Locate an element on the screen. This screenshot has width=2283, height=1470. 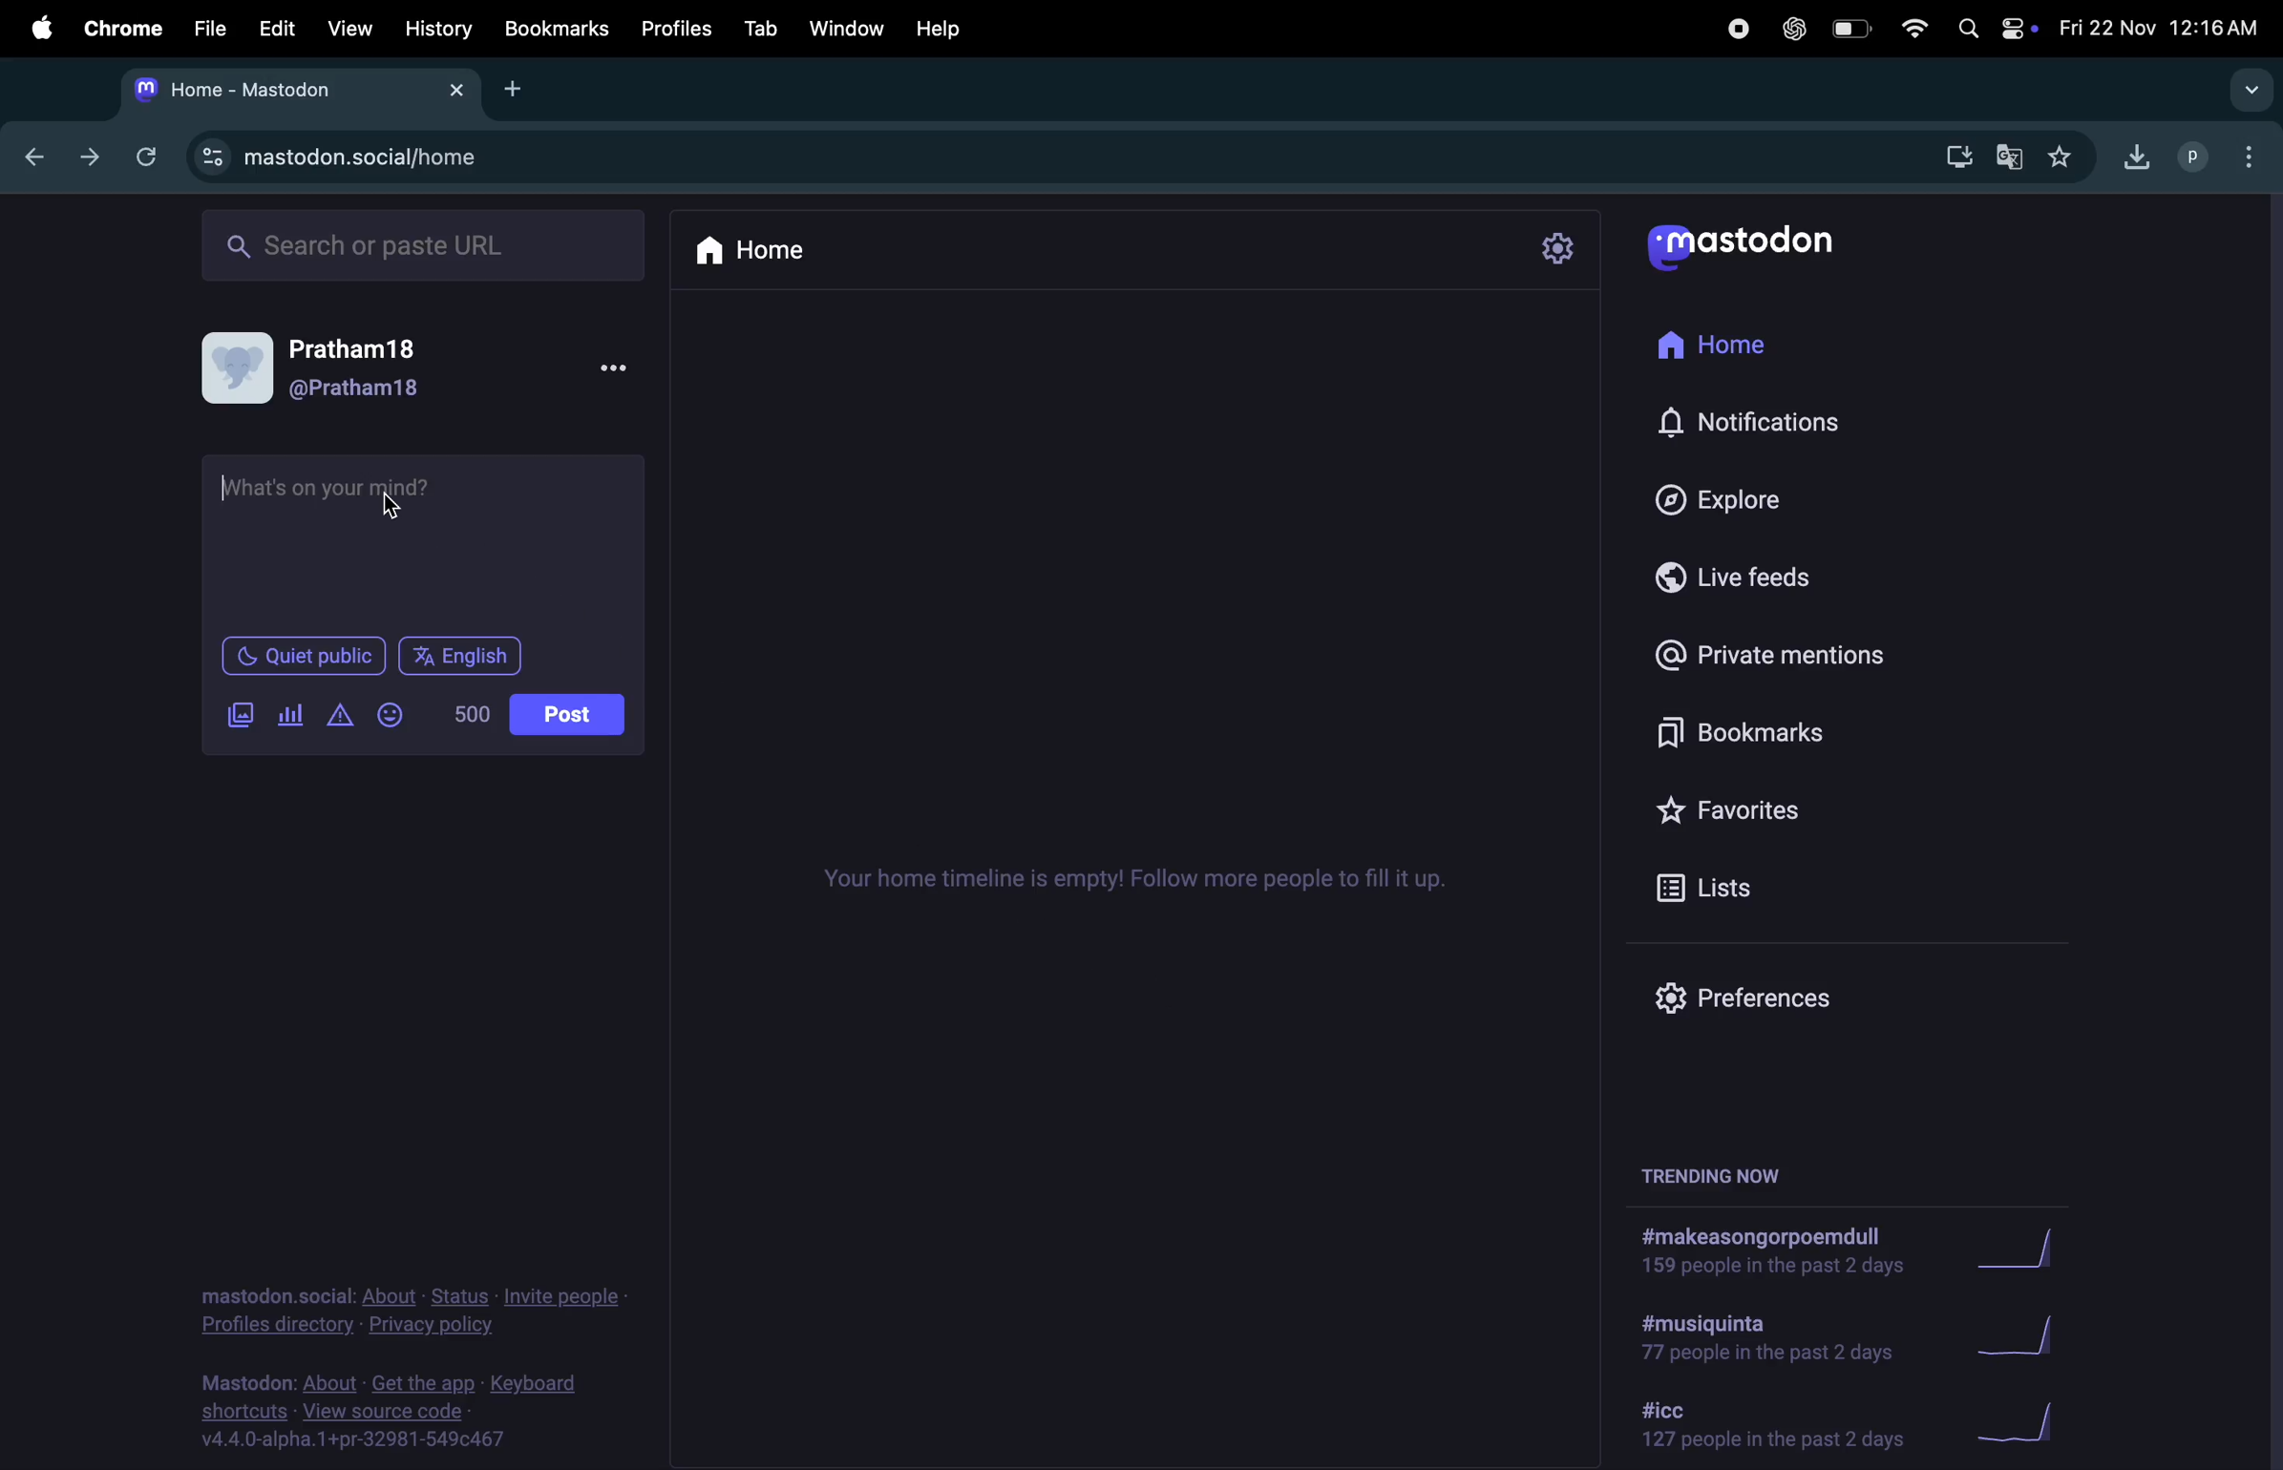
posts is located at coordinates (567, 716).